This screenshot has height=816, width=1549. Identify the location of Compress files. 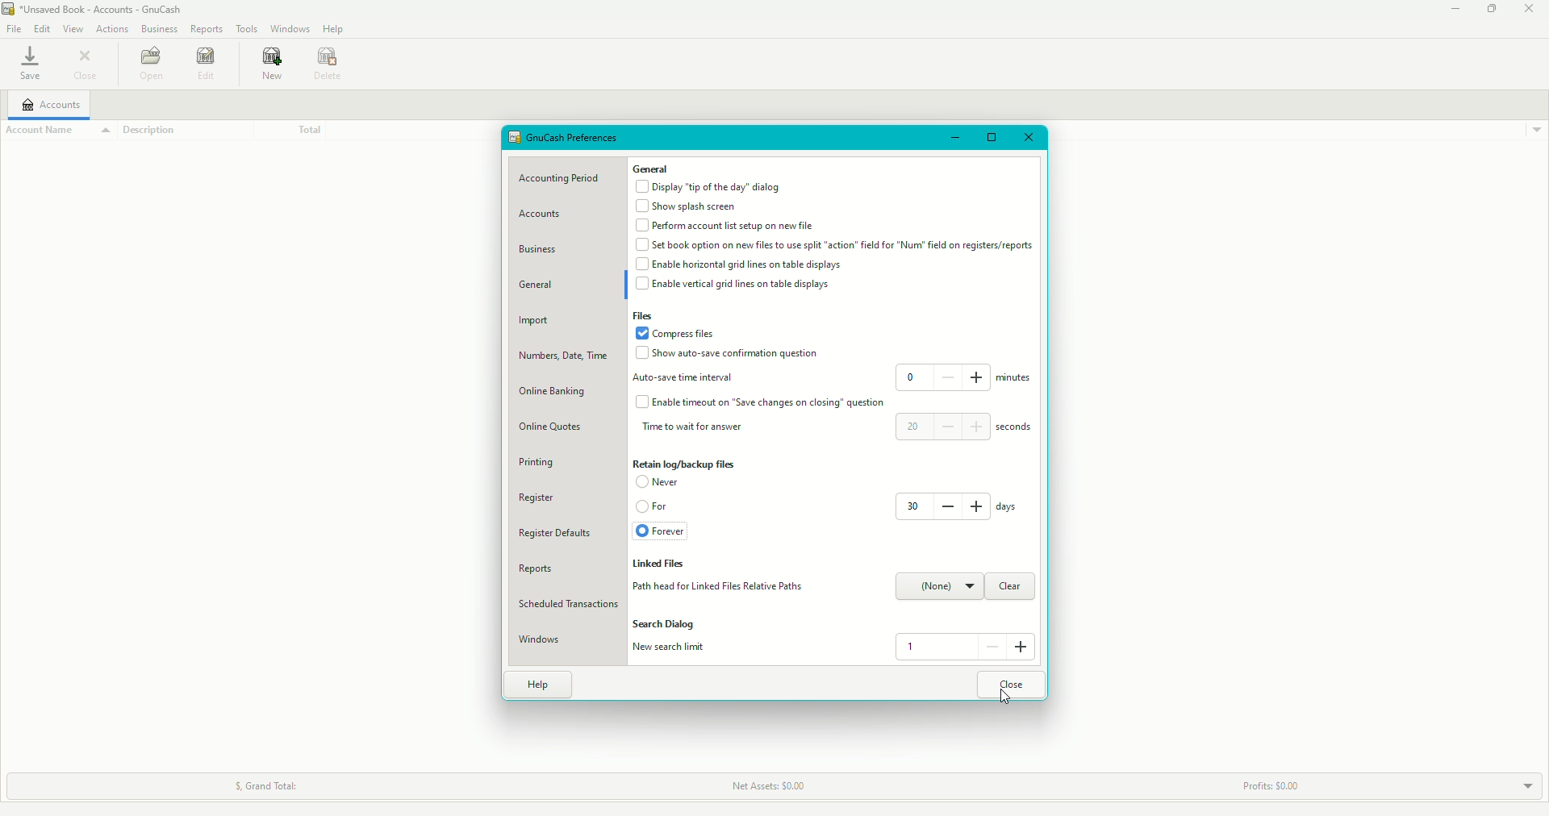
(680, 333).